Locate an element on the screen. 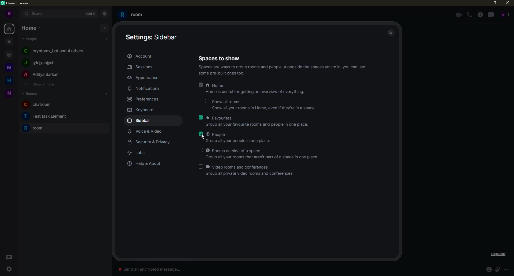  ctrlK is located at coordinates (91, 14).